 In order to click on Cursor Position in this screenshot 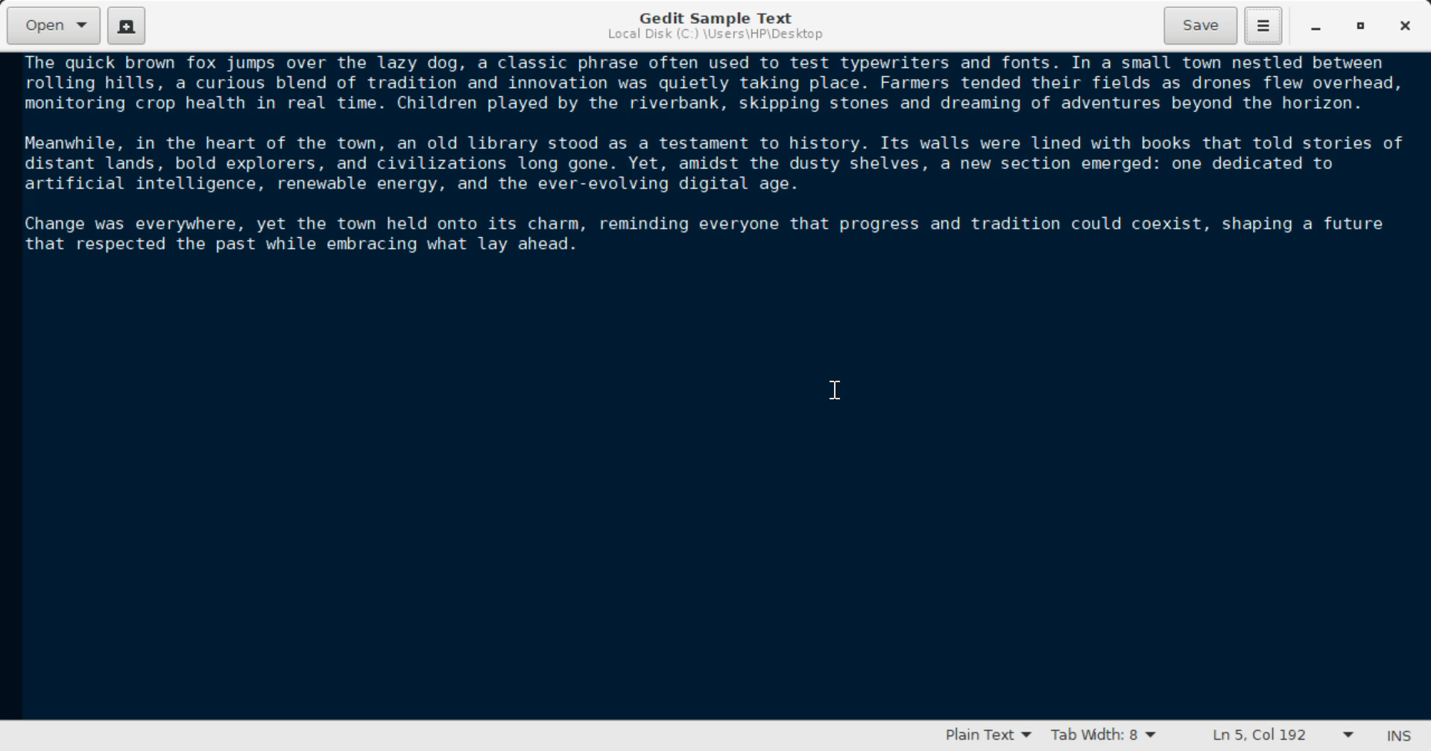, I will do `click(836, 390)`.